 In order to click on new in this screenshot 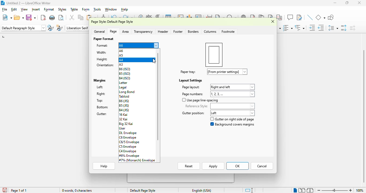, I will do `click(7, 17)`.